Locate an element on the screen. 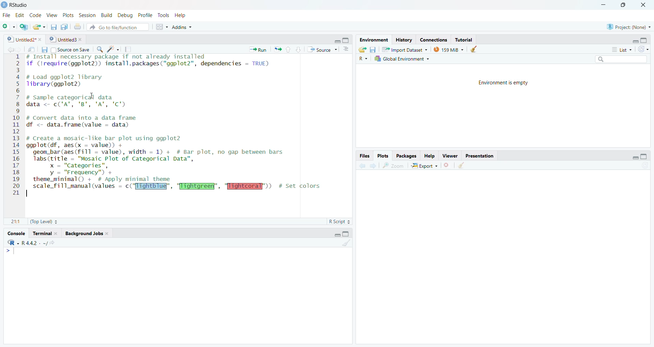  Untitled2 is located at coordinates (25, 40).